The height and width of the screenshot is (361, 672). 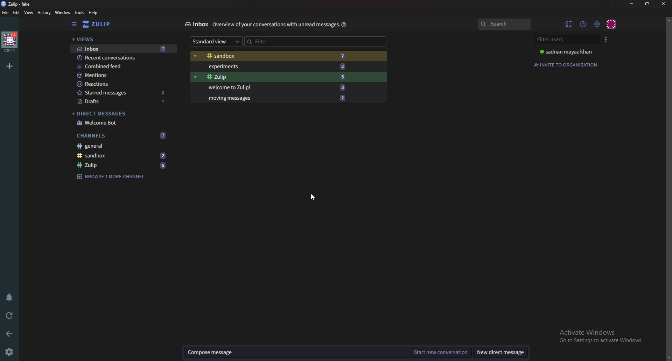 I want to click on Help, so click(x=344, y=25).